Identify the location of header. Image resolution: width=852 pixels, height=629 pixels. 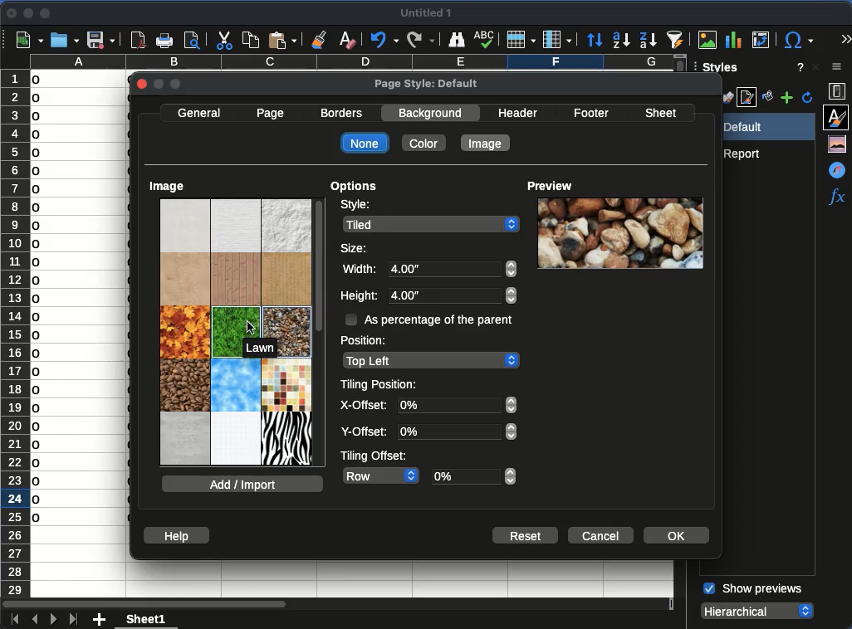
(518, 112).